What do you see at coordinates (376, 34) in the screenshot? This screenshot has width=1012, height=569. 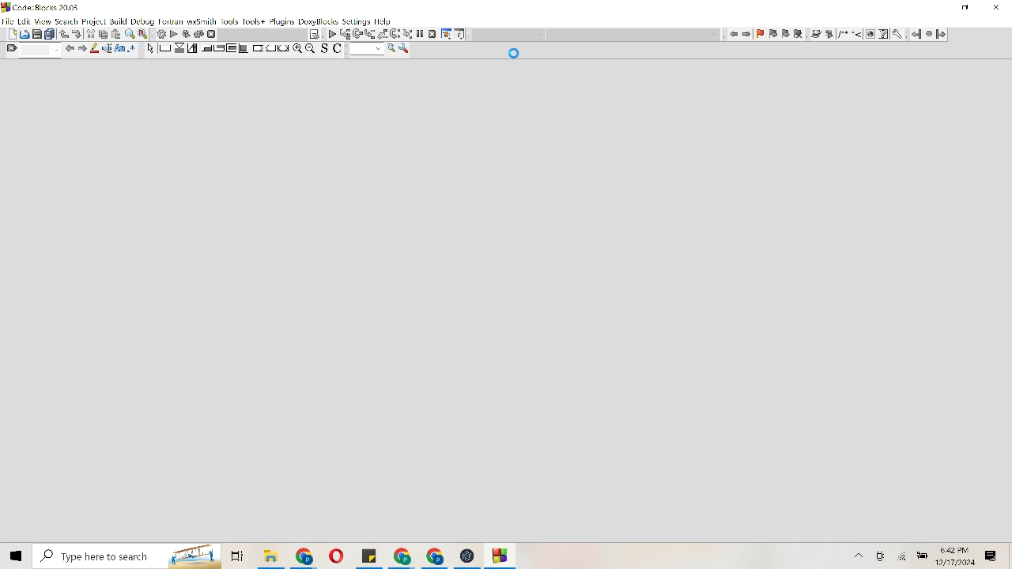 I see `List` at bounding box center [376, 34].